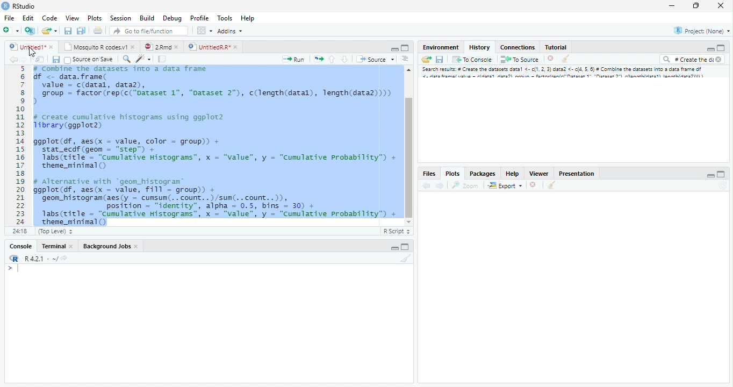  Describe the element at coordinates (703, 31) in the screenshot. I see `Project (None)` at that location.